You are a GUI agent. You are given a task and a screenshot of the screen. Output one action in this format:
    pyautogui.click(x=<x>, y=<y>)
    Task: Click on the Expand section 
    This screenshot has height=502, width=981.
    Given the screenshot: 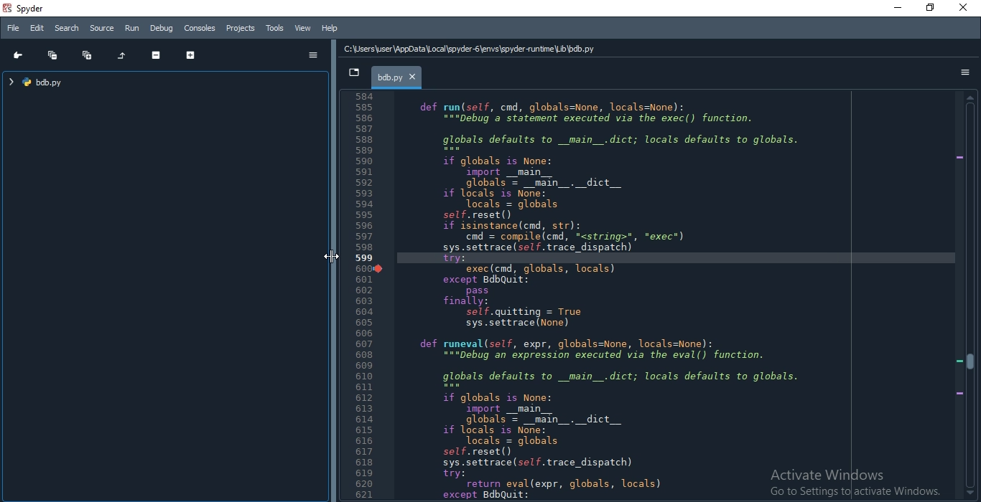 What is the action you would take?
    pyautogui.click(x=189, y=54)
    